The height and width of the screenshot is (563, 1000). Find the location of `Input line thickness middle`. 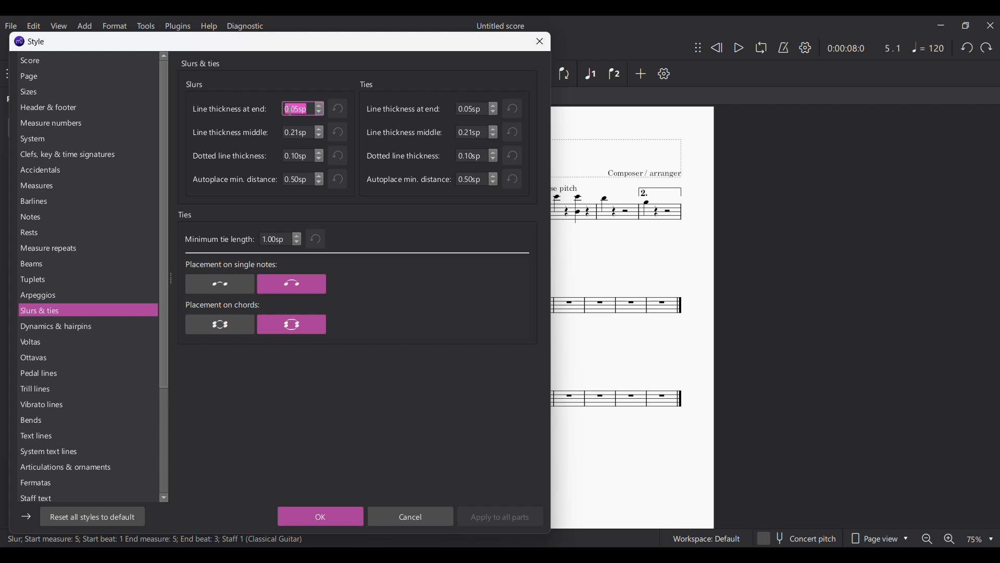

Input line thickness middle is located at coordinates (471, 132).